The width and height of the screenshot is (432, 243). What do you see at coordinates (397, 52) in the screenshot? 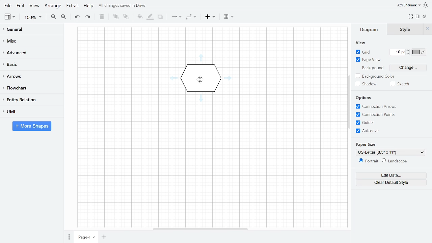
I see `Current grid/Manually input grid point` at bounding box center [397, 52].